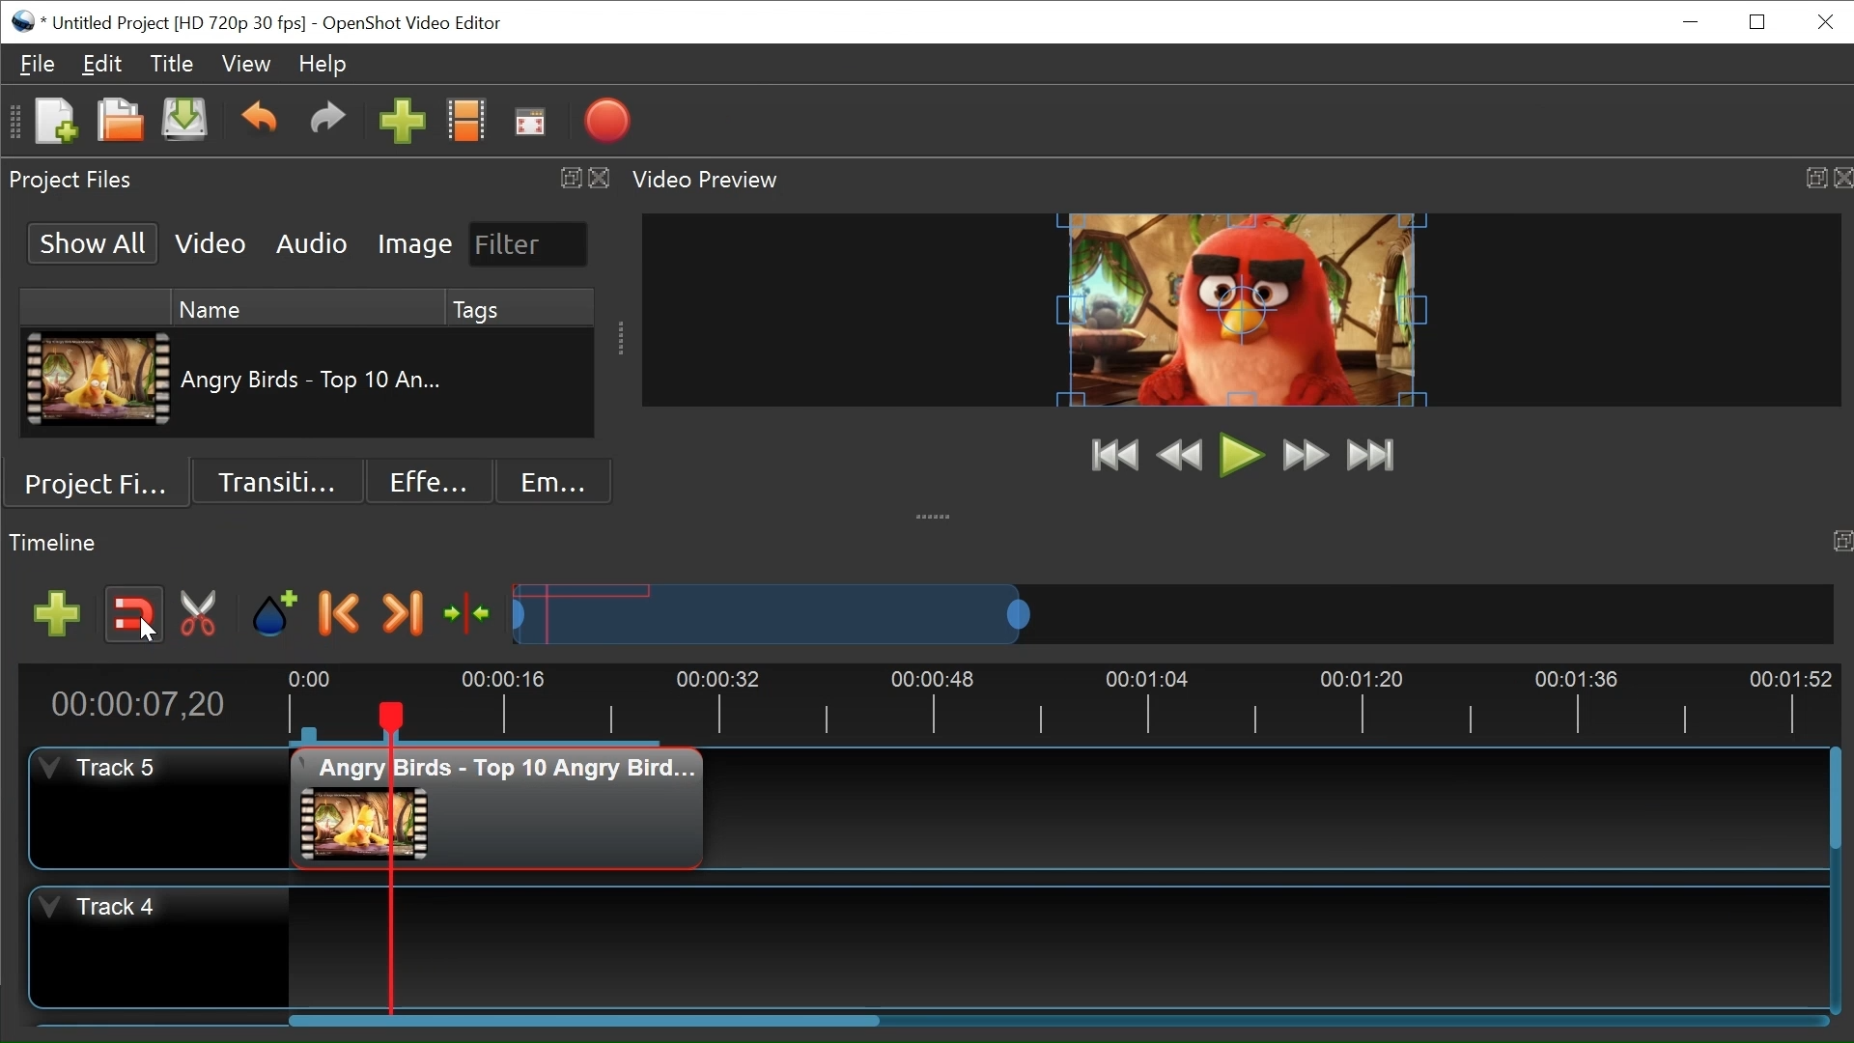  What do you see at coordinates (1056, 705) in the screenshot?
I see `Timeline` at bounding box center [1056, 705].